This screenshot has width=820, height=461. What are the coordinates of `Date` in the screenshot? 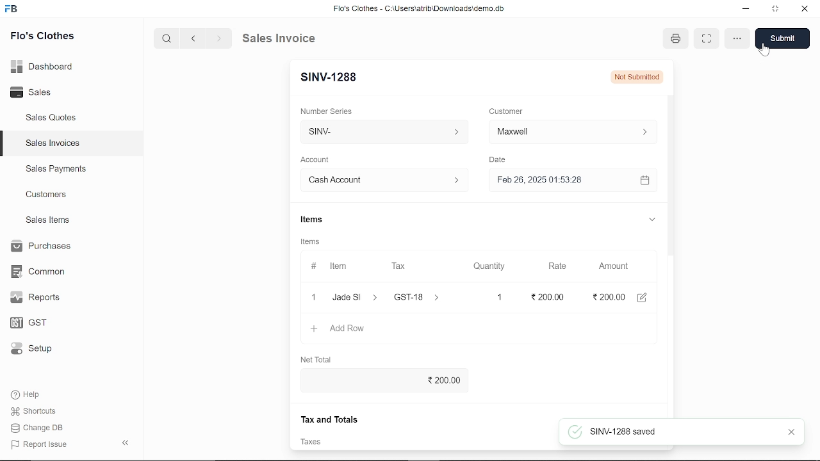 It's located at (497, 160).